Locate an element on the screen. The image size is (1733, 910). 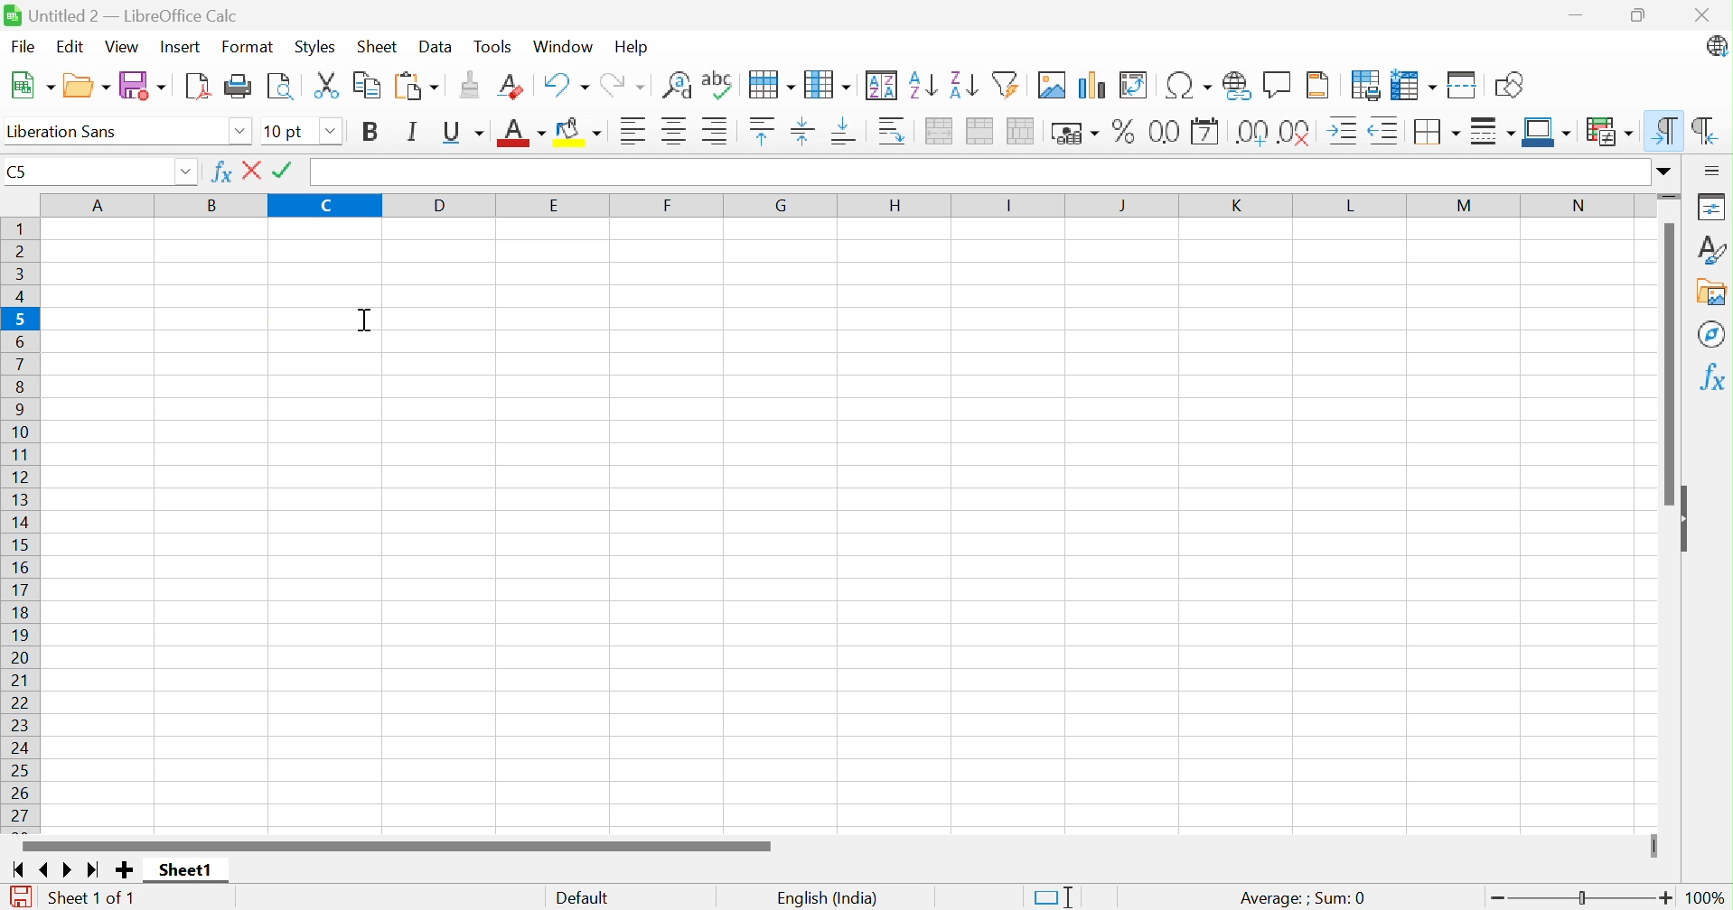
Undo is located at coordinates (567, 84).